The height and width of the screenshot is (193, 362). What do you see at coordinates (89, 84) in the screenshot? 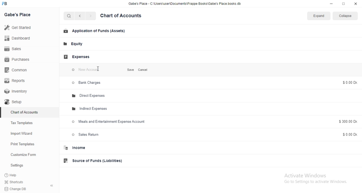
I see `> Bank Charges` at bounding box center [89, 84].